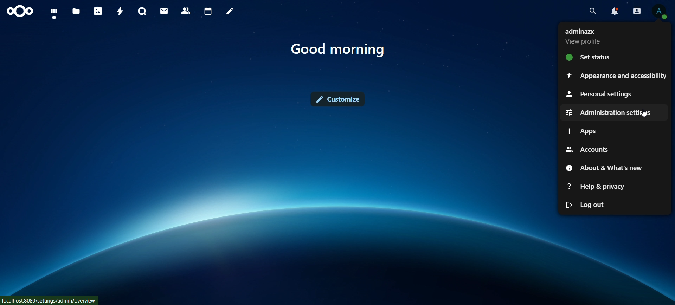  What do you see at coordinates (581, 131) in the screenshot?
I see `apps` at bounding box center [581, 131].